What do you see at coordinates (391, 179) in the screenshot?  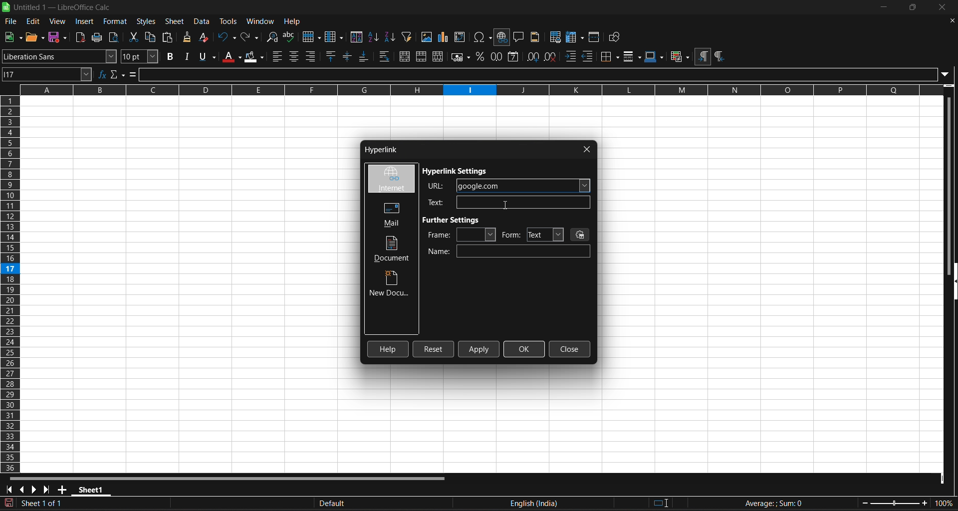 I see `internet` at bounding box center [391, 179].